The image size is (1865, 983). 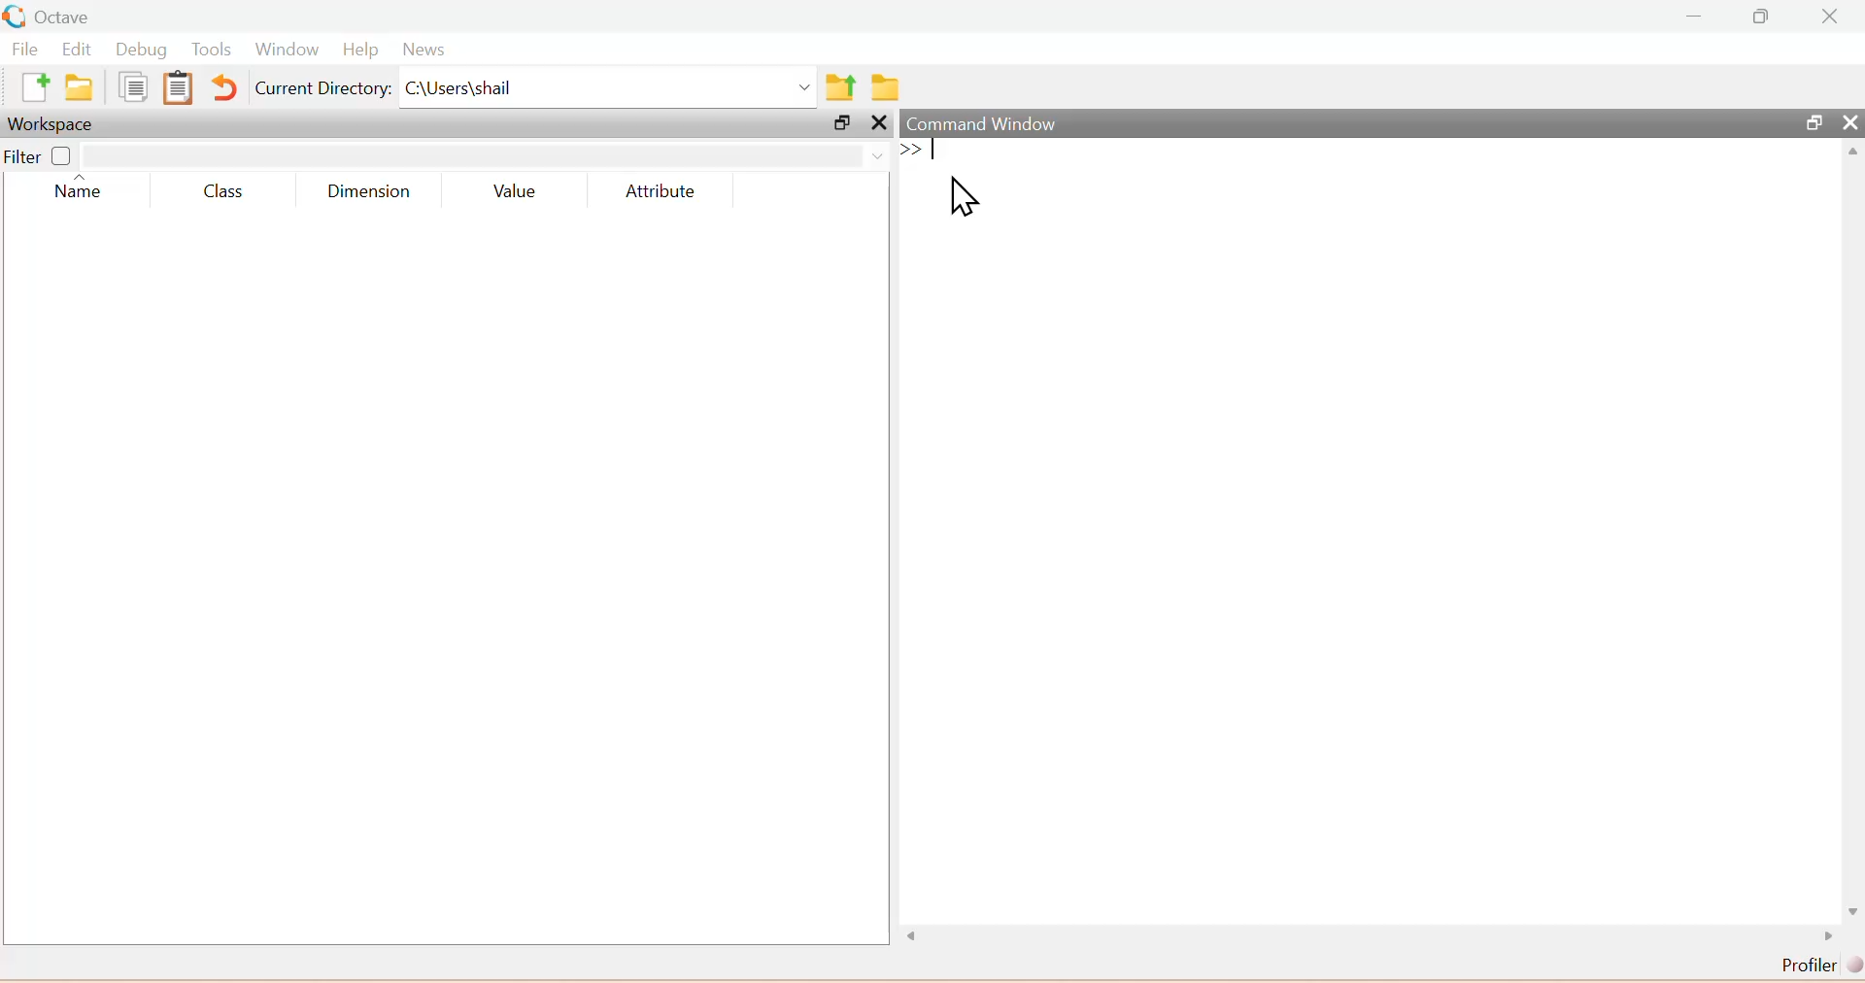 I want to click on logo, so click(x=16, y=17).